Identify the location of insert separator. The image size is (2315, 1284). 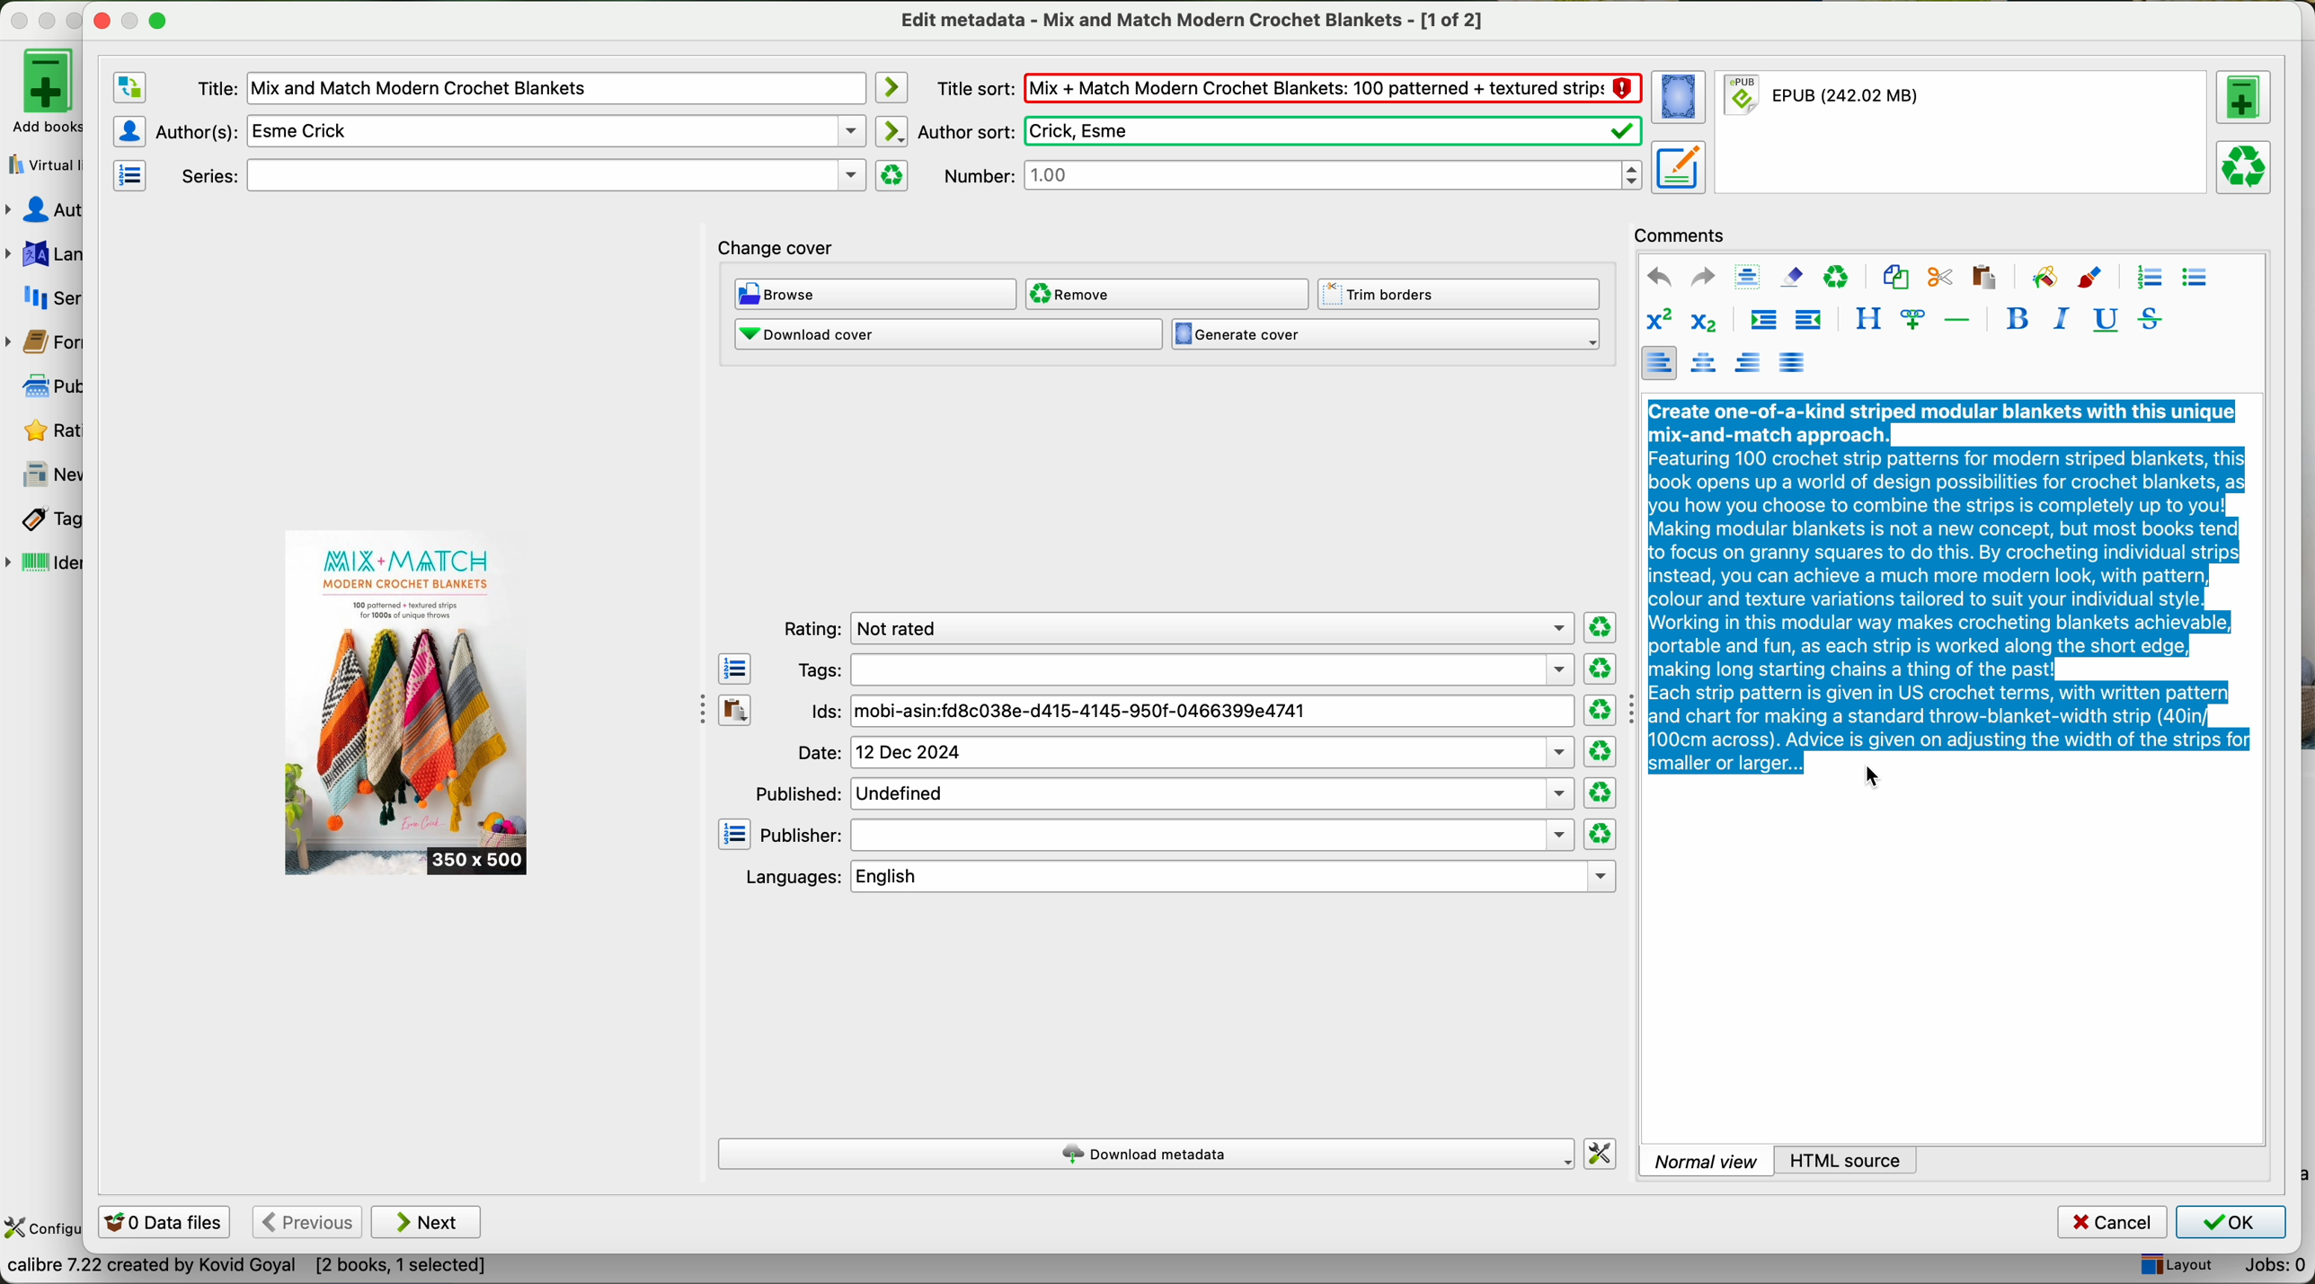
(1959, 318).